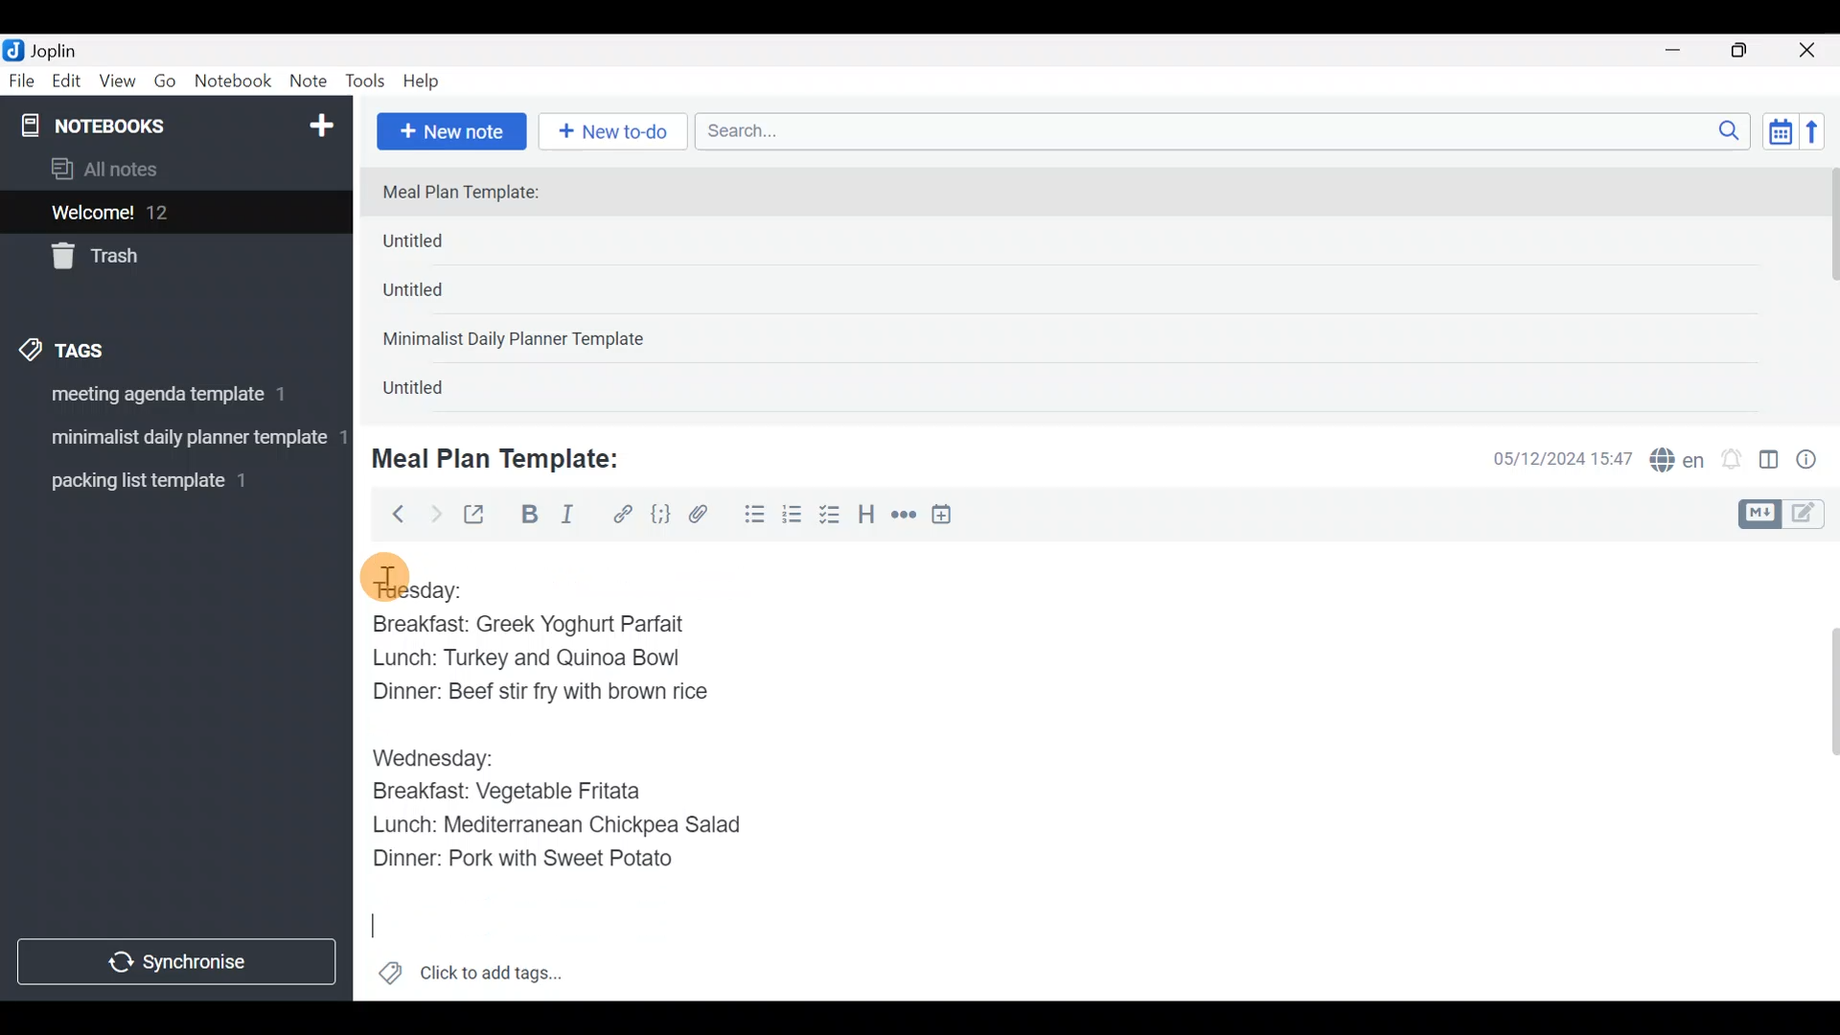 This screenshot has height=1035, width=1840. What do you see at coordinates (371, 931) in the screenshot?
I see `text Cursor` at bounding box center [371, 931].